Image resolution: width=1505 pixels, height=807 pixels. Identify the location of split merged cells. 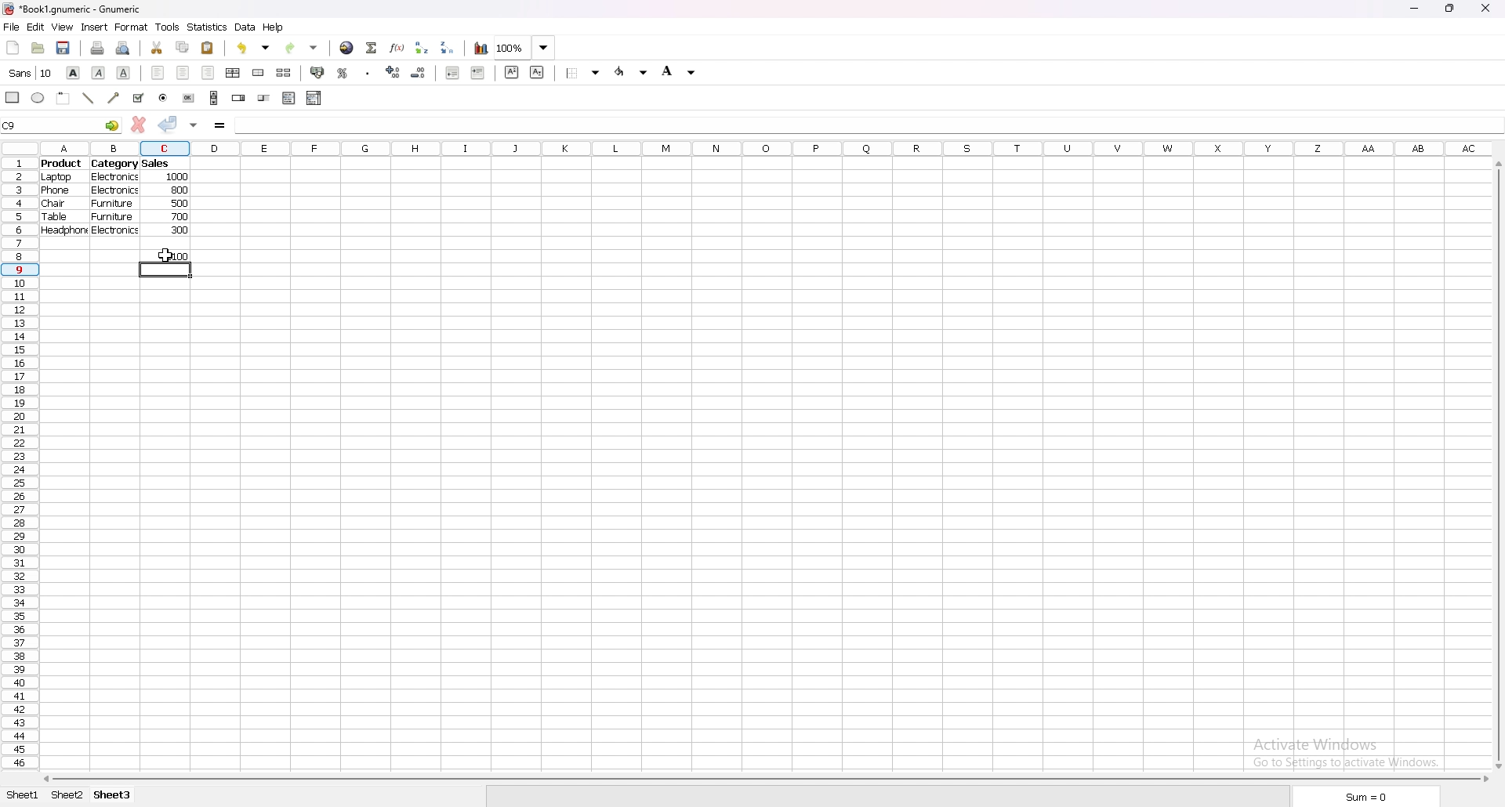
(285, 73).